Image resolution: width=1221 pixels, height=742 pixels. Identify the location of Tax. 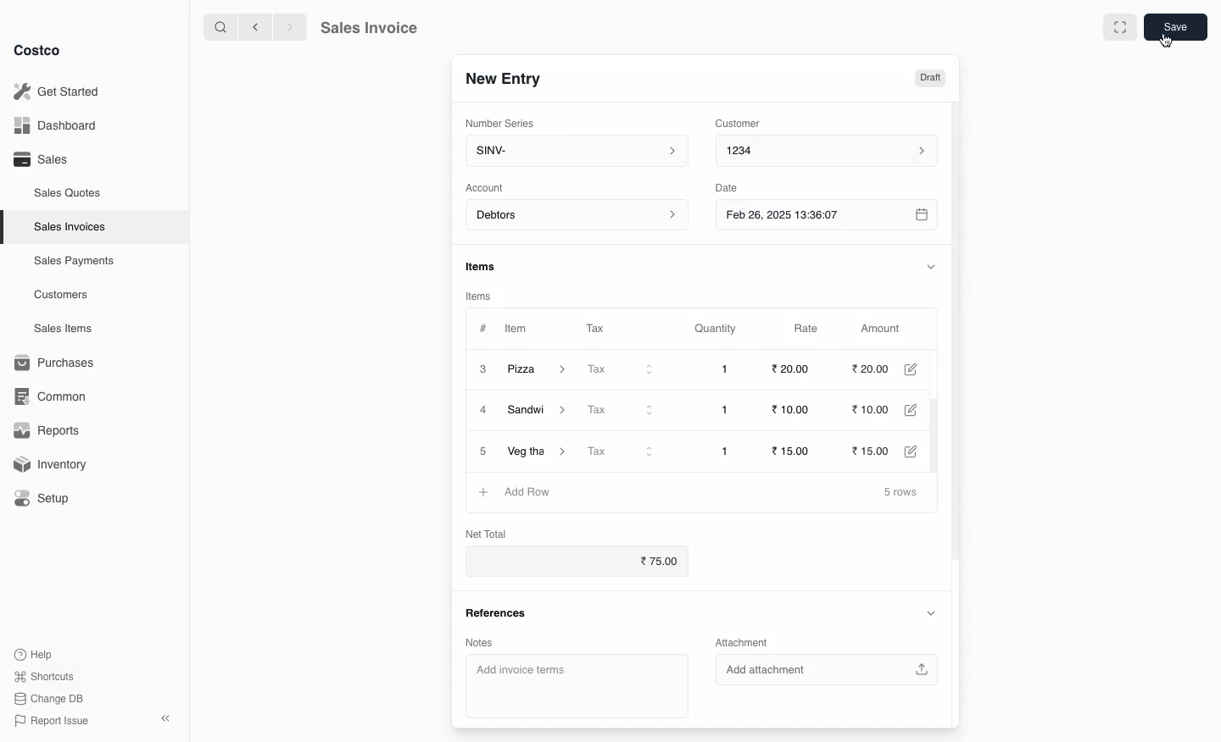
(622, 409).